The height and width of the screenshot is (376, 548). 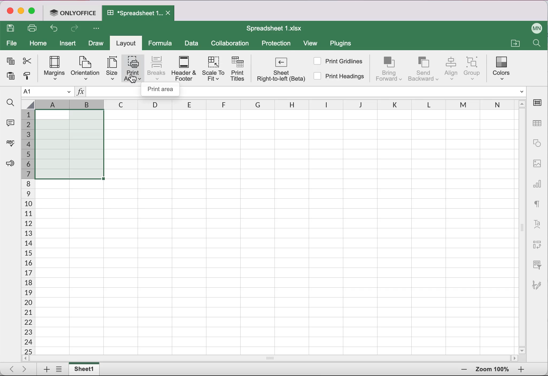 What do you see at coordinates (76, 30) in the screenshot?
I see `redo` at bounding box center [76, 30].